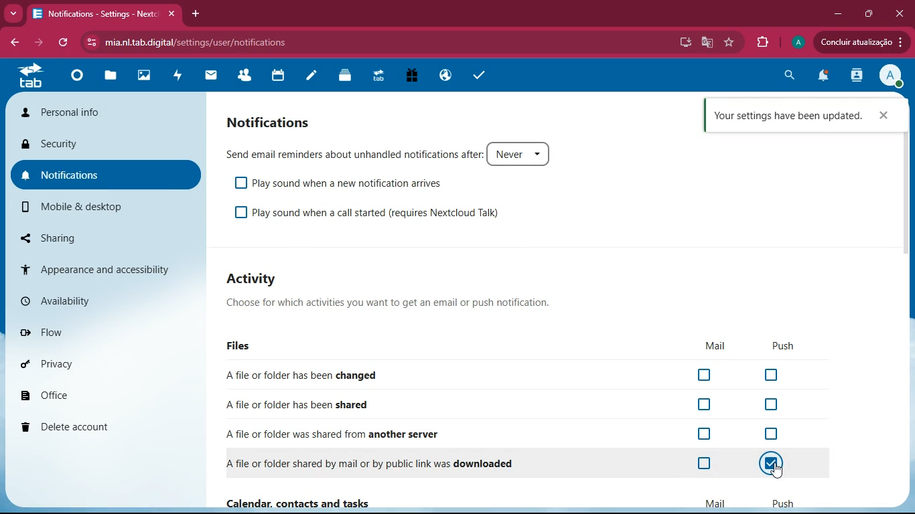 The width and height of the screenshot is (915, 514). What do you see at coordinates (88, 266) in the screenshot?
I see `appearance and accessibility` at bounding box center [88, 266].